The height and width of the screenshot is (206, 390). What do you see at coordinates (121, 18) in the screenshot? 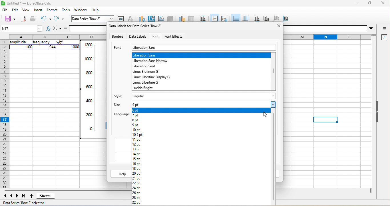
I see `format selection` at bounding box center [121, 18].